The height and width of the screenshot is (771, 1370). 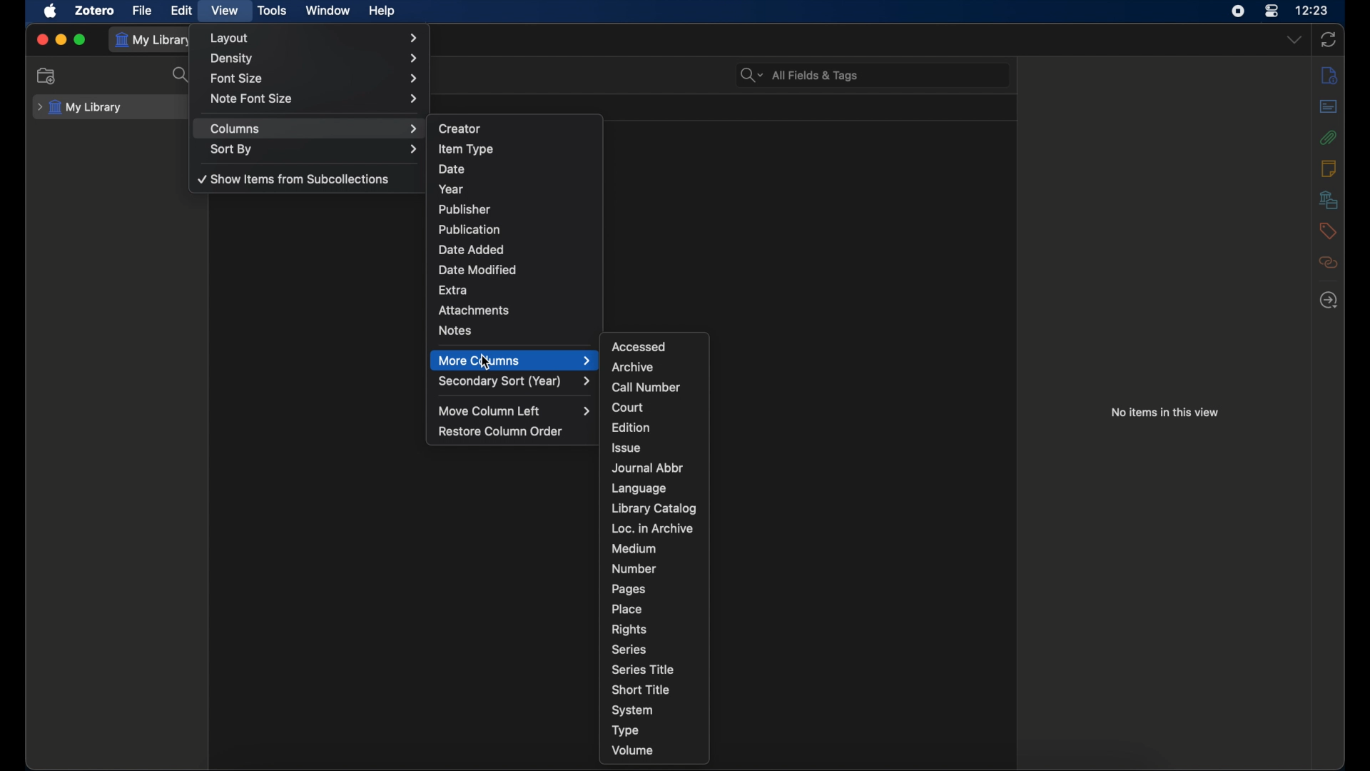 What do you see at coordinates (1271, 11) in the screenshot?
I see `control center` at bounding box center [1271, 11].